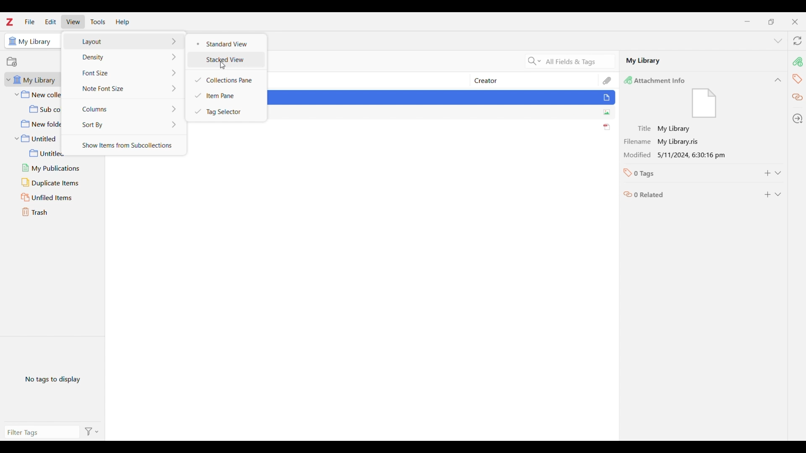 Image resolution: width=806 pixels, height=453 pixels. Describe the element at coordinates (767, 173) in the screenshot. I see `Add to tags` at that location.